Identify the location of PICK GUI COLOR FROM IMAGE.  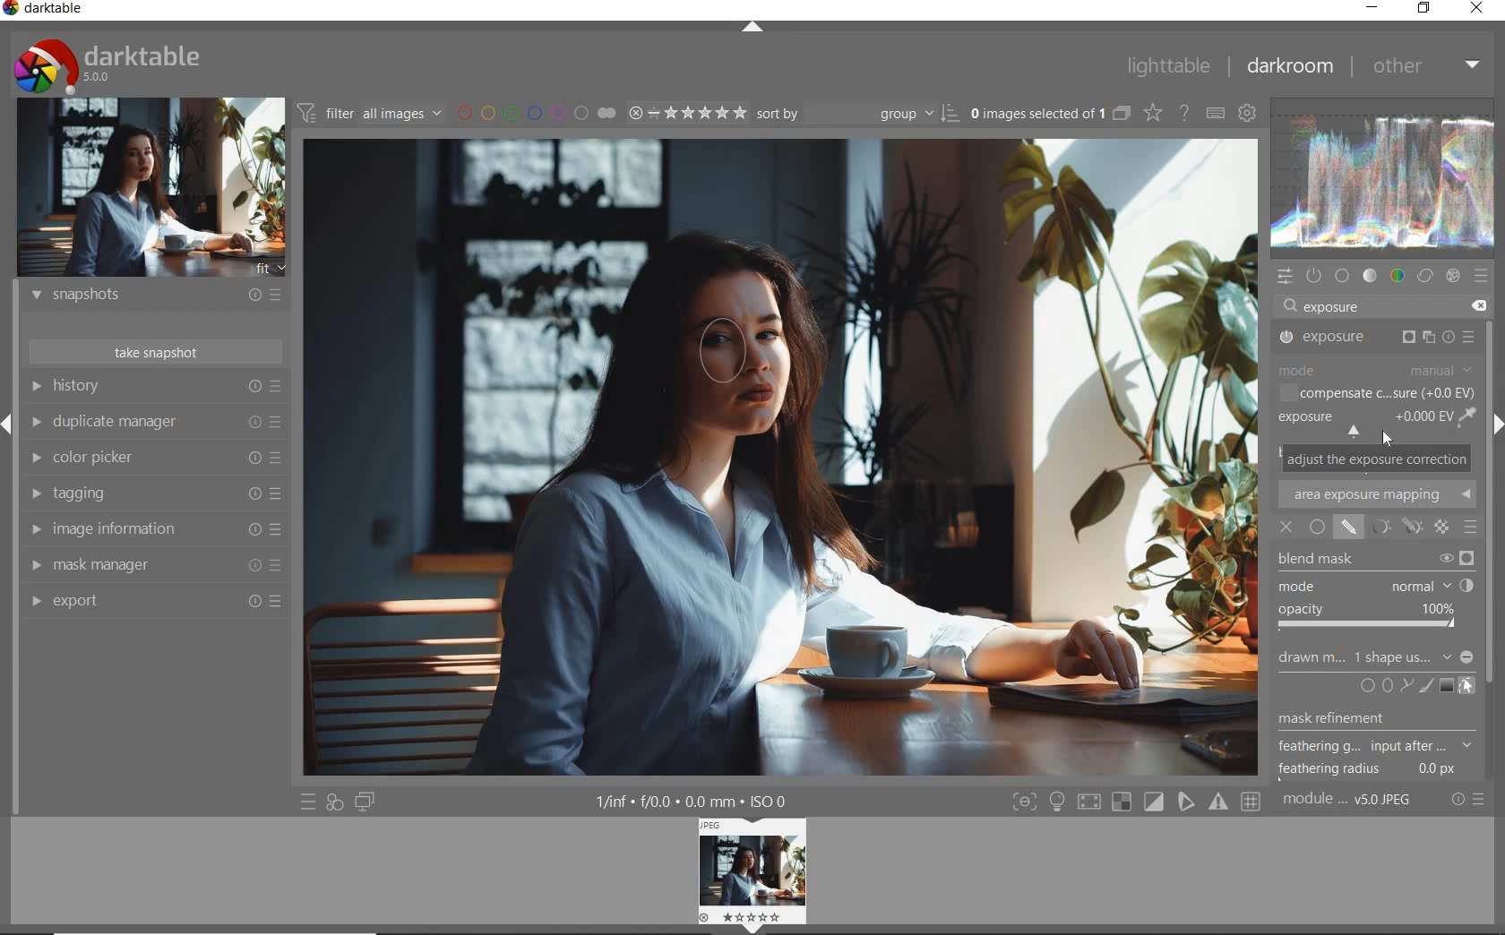
(1469, 416).